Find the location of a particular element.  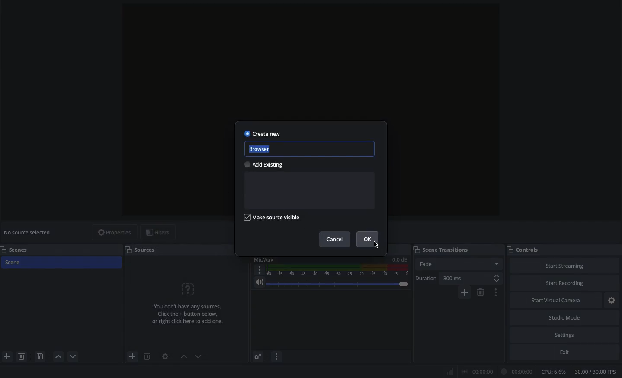

Properties is located at coordinates (111, 233).